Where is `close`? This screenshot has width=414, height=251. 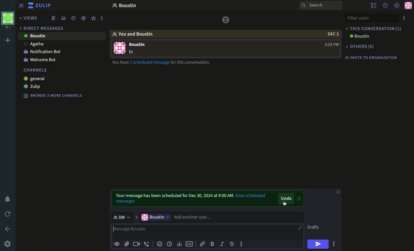 close is located at coordinates (338, 192).